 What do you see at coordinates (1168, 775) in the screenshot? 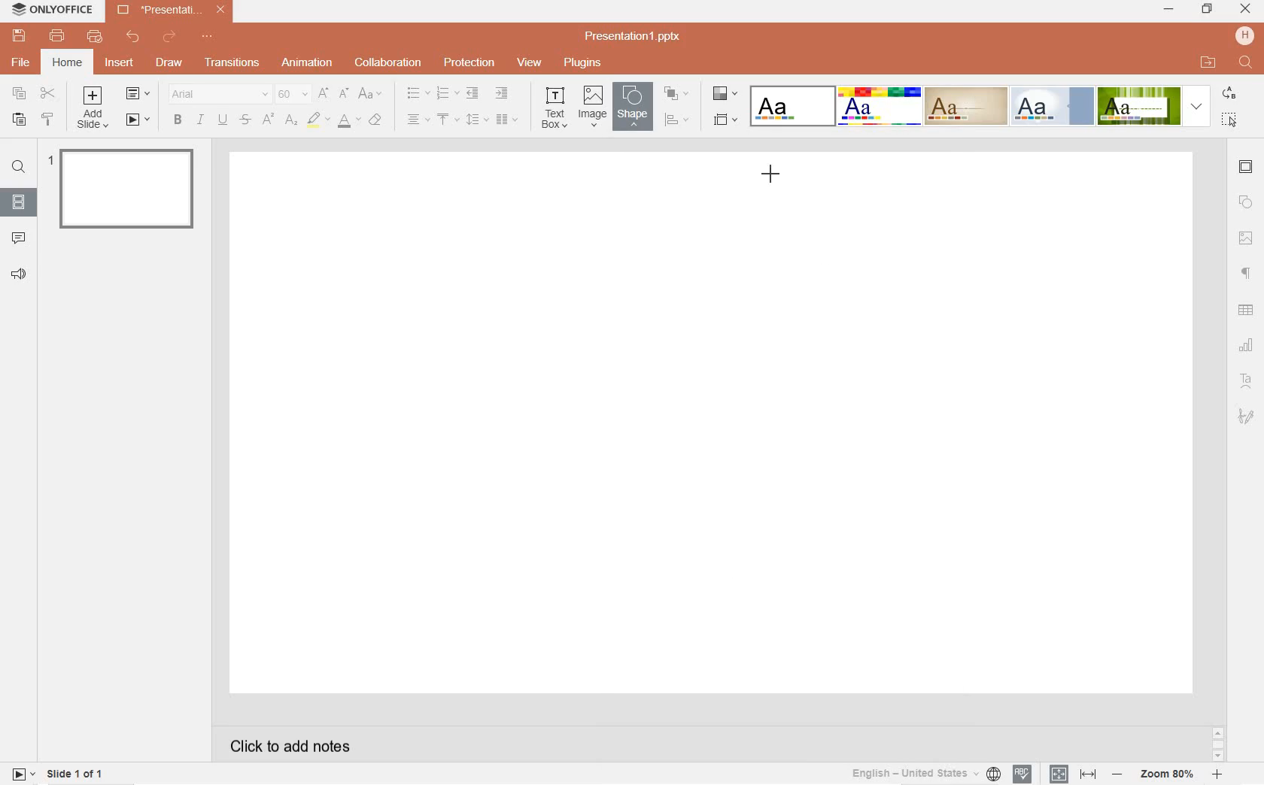
I see `Zoom 80%` at bounding box center [1168, 775].